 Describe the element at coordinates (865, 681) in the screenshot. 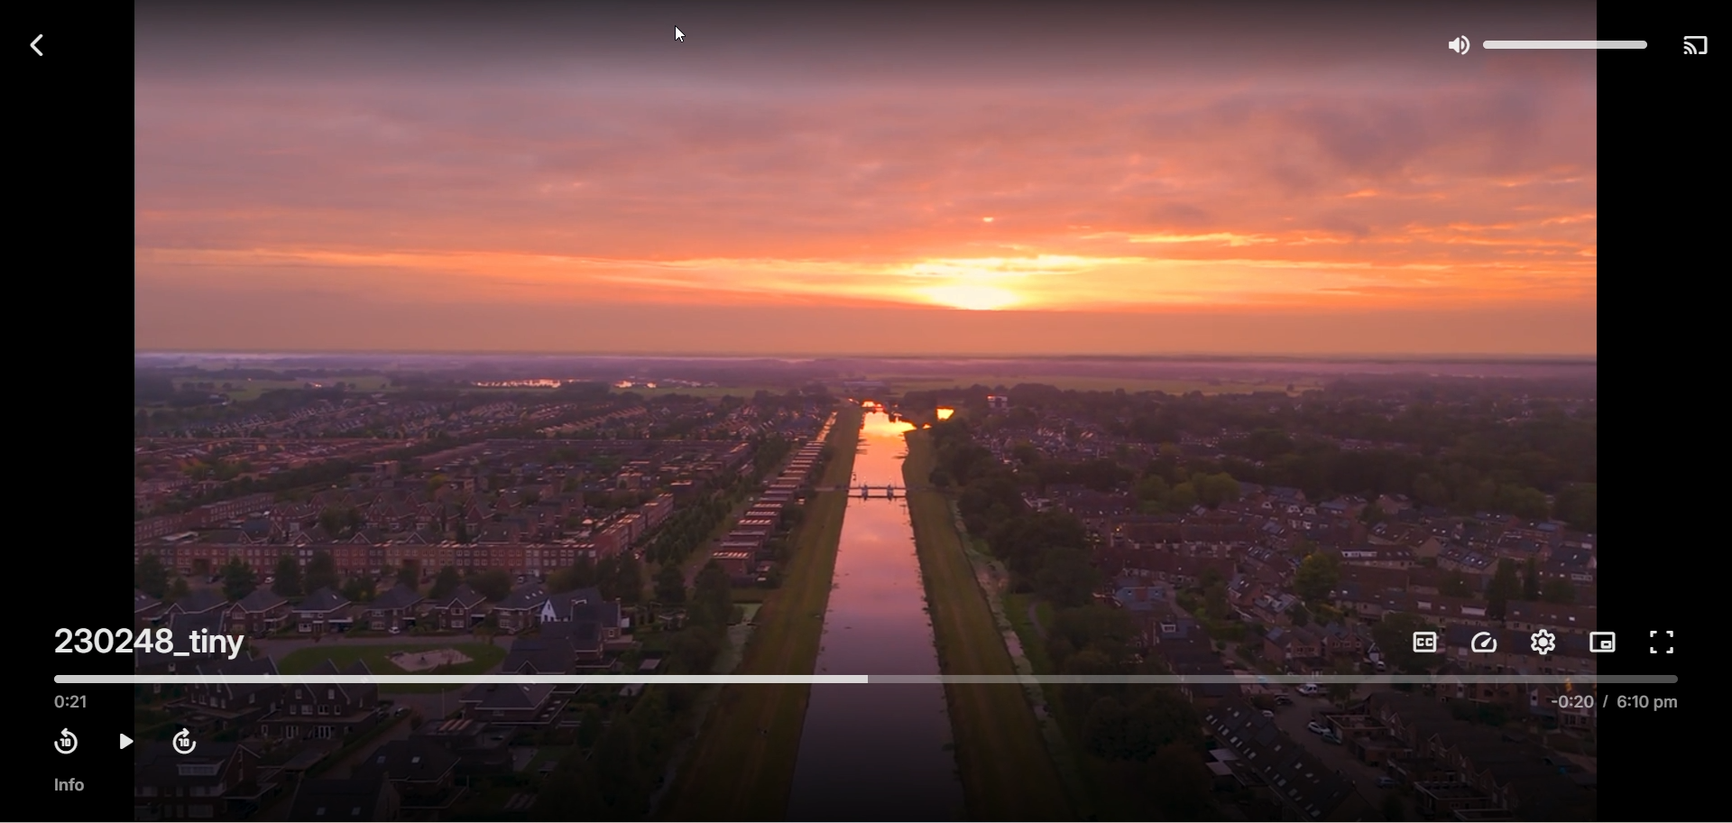

I see `timeline` at that location.